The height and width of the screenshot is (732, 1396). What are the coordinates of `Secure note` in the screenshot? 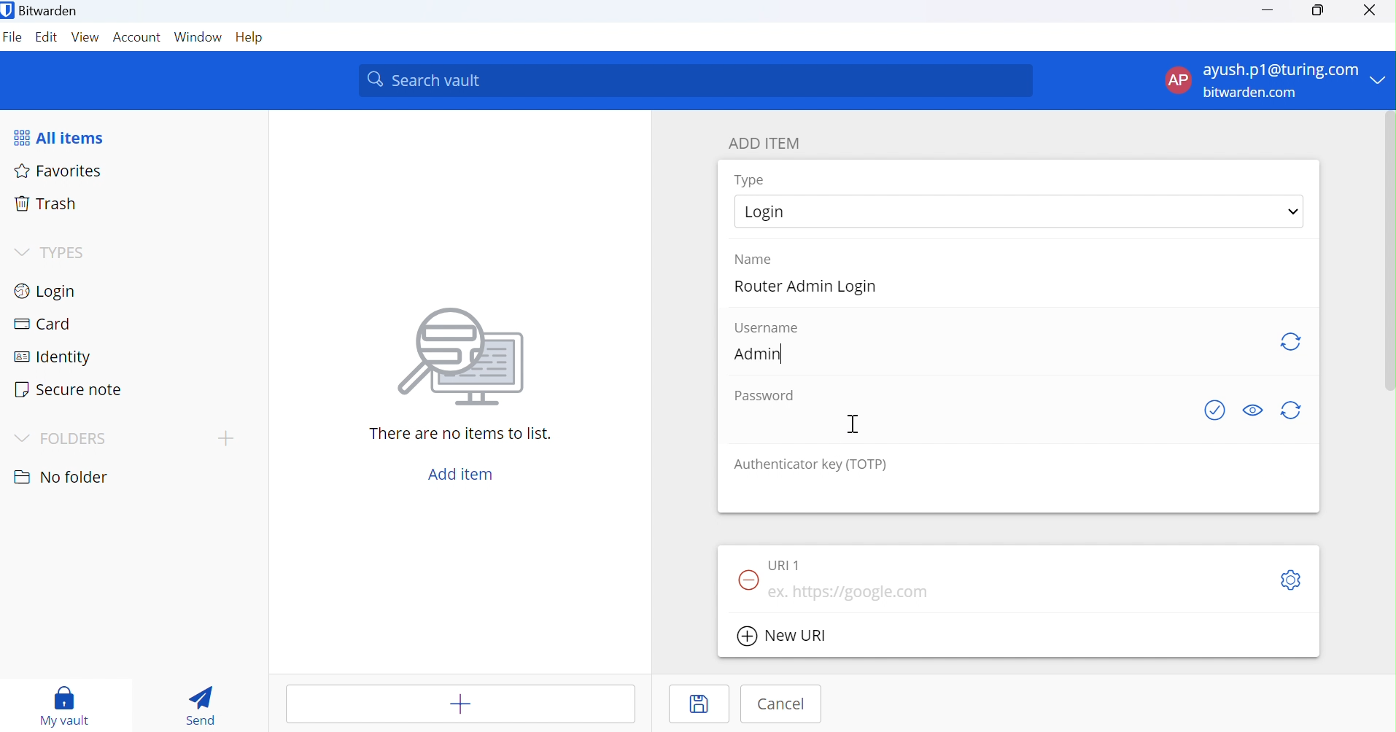 It's located at (71, 389).